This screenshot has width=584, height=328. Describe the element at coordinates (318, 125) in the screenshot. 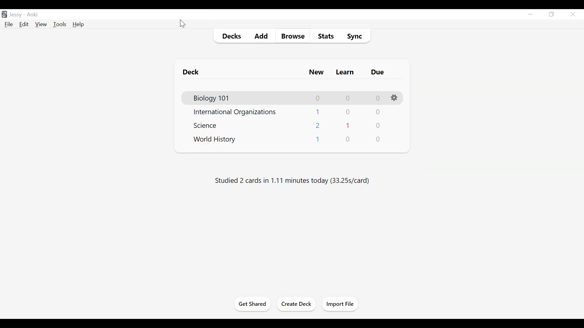

I see `New Cards Count` at that location.